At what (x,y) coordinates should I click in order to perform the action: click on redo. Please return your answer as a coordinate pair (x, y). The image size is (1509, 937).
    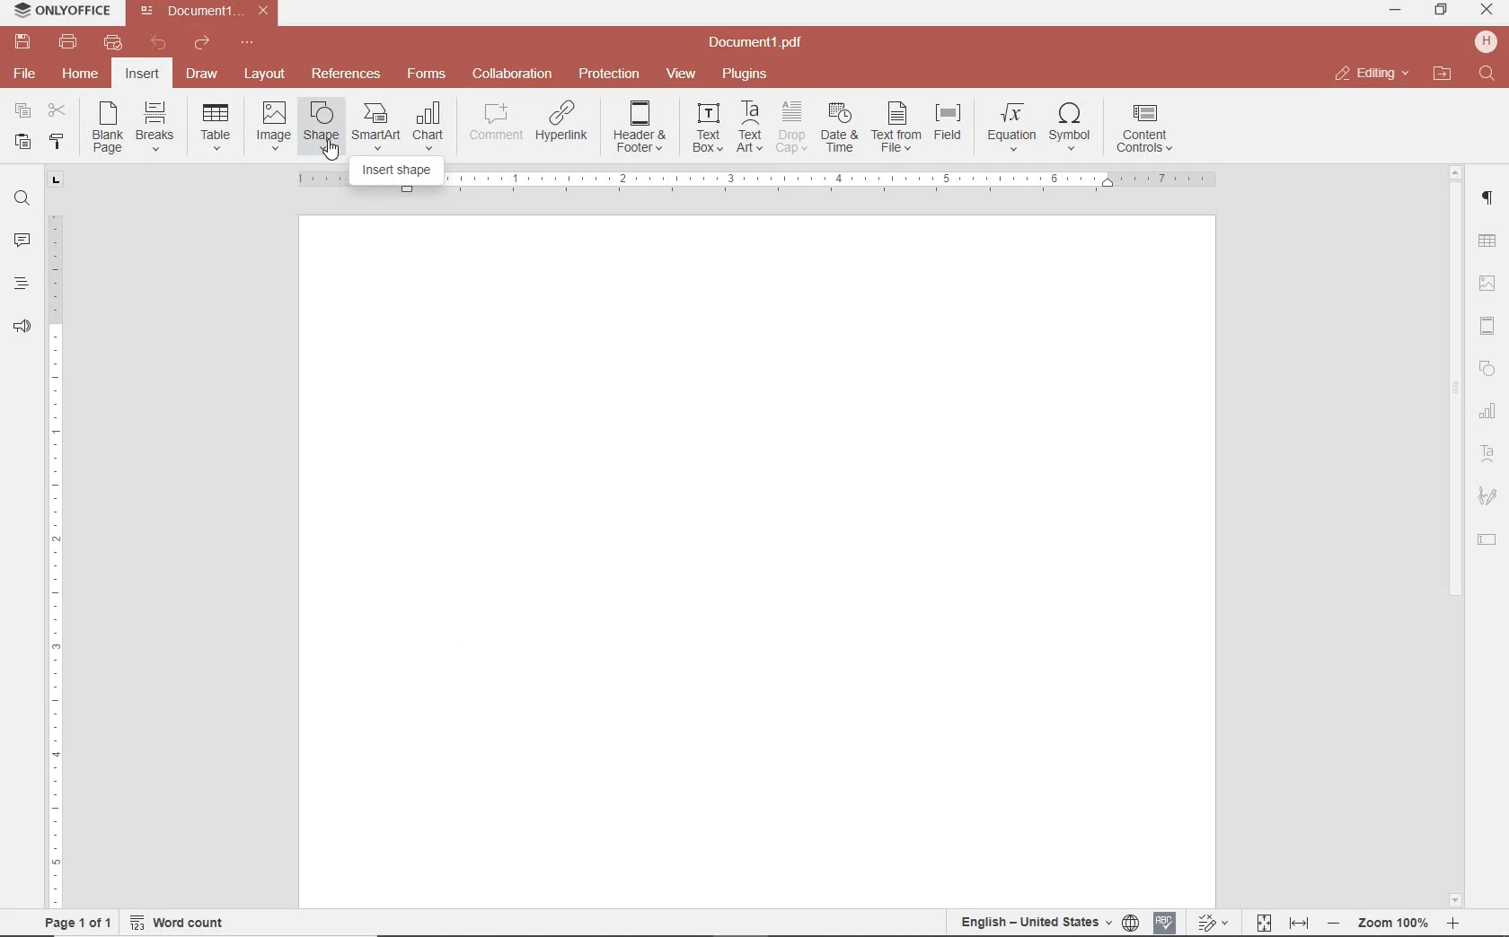
    Looking at the image, I should click on (200, 46).